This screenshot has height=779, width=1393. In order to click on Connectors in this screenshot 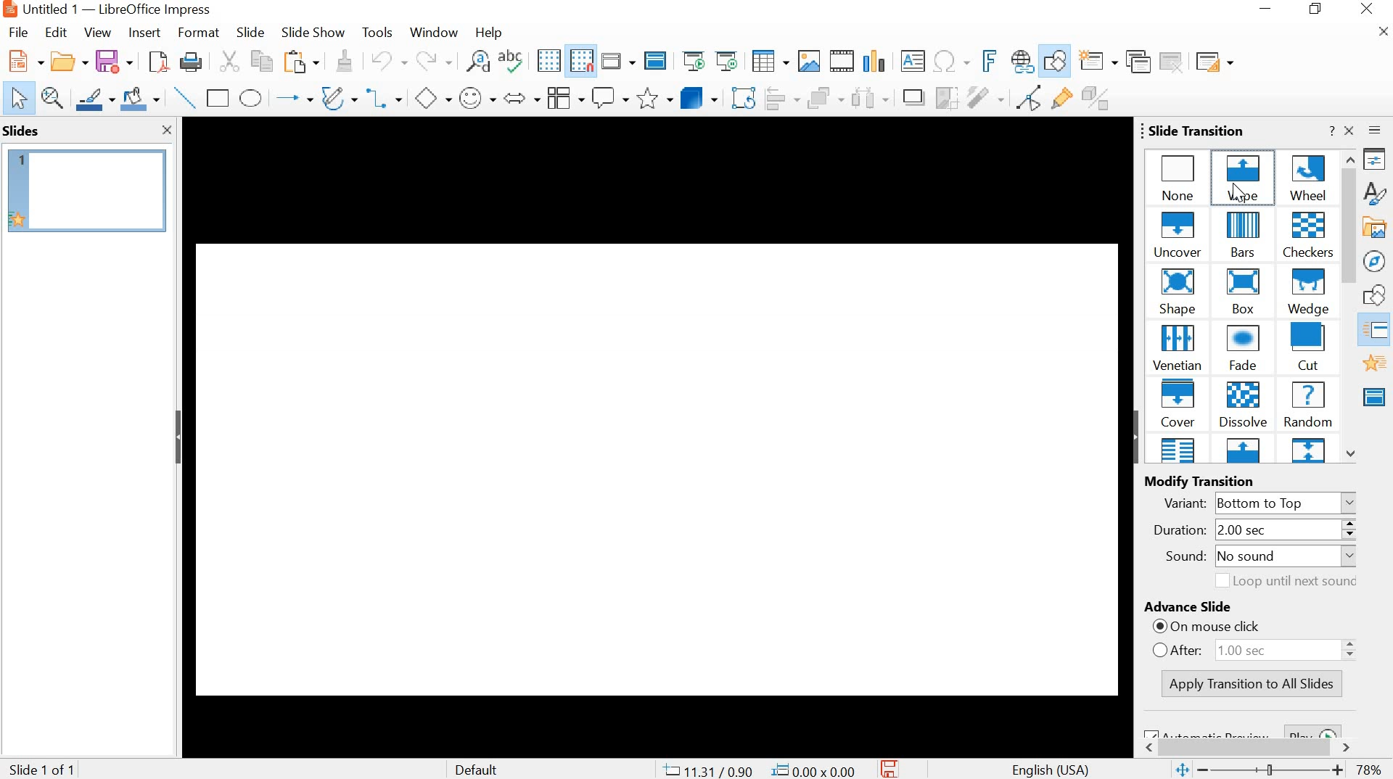, I will do `click(387, 96)`.